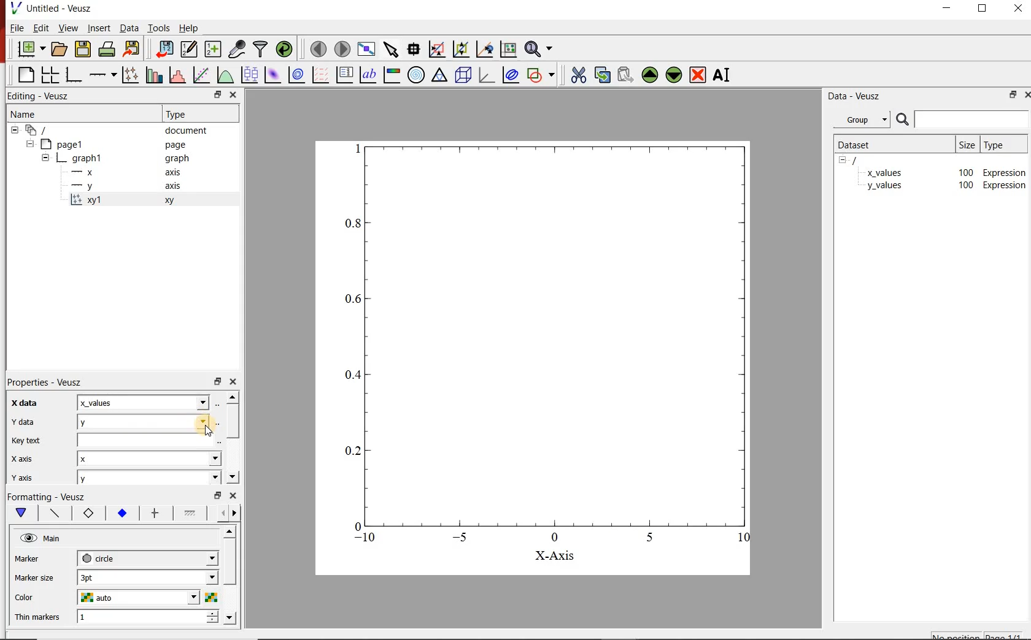 The image size is (1031, 640). Describe the element at coordinates (212, 432) in the screenshot. I see `cursor` at that location.